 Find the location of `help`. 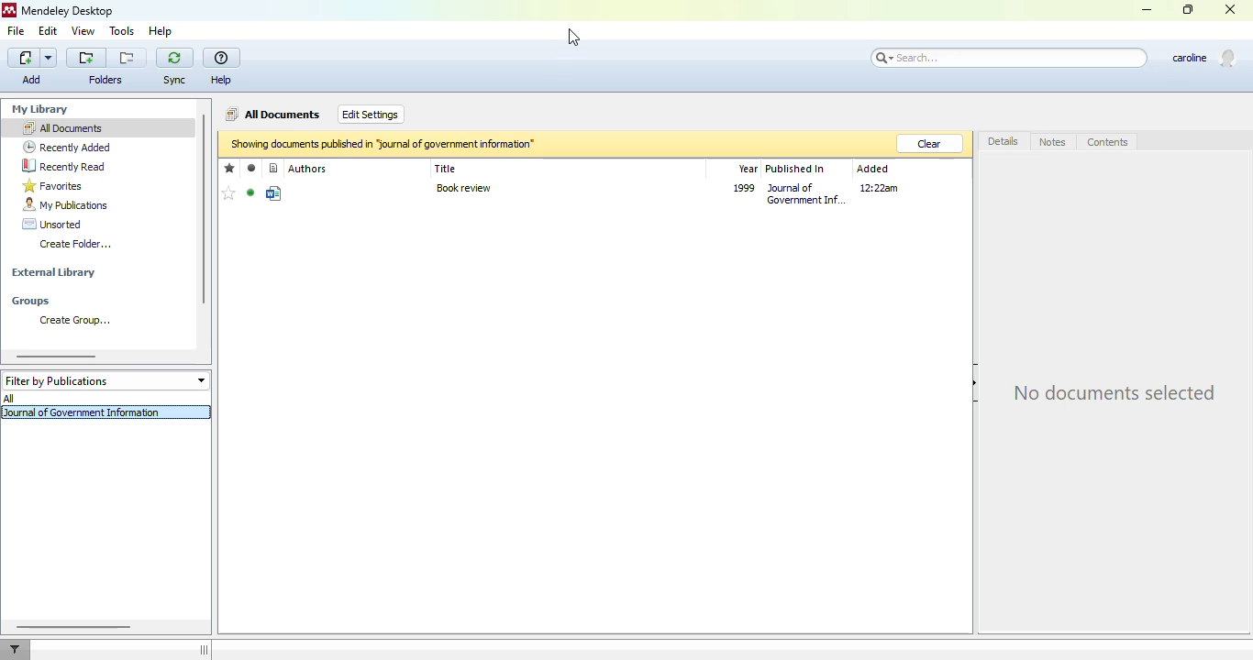

help is located at coordinates (161, 31).